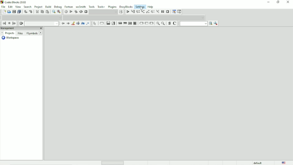 The height and width of the screenshot is (165, 293). Describe the element at coordinates (216, 24) in the screenshot. I see `Show options window` at that location.